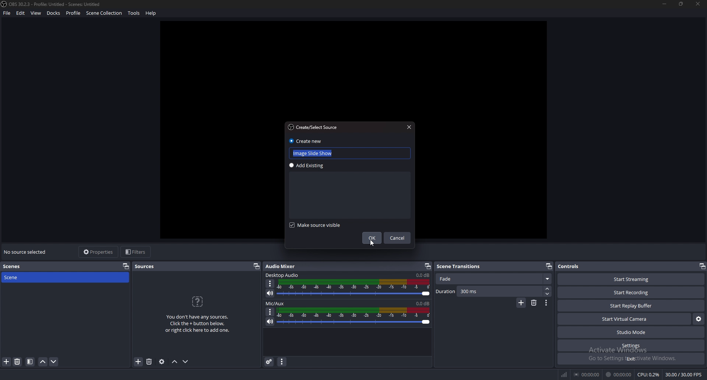  Describe the element at coordinates (372, 238) in the screenshot. I see `ok` at that location.